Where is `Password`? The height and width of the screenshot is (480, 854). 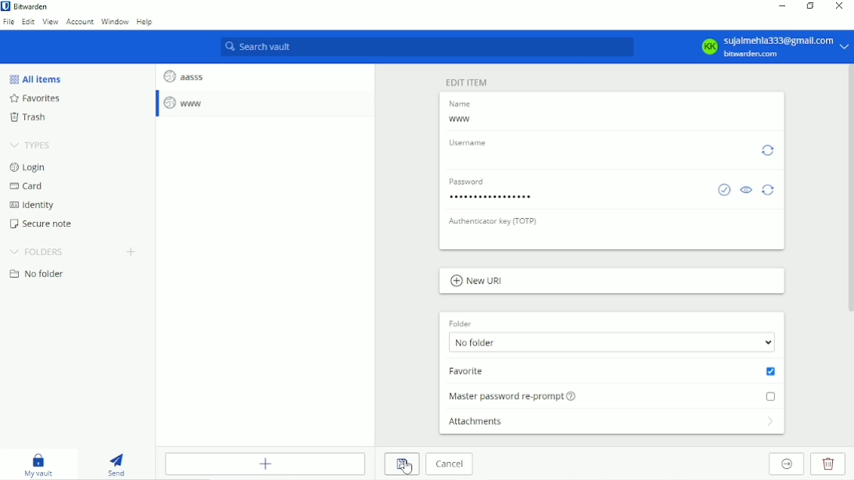
Password is located at coordinates (493, 199).